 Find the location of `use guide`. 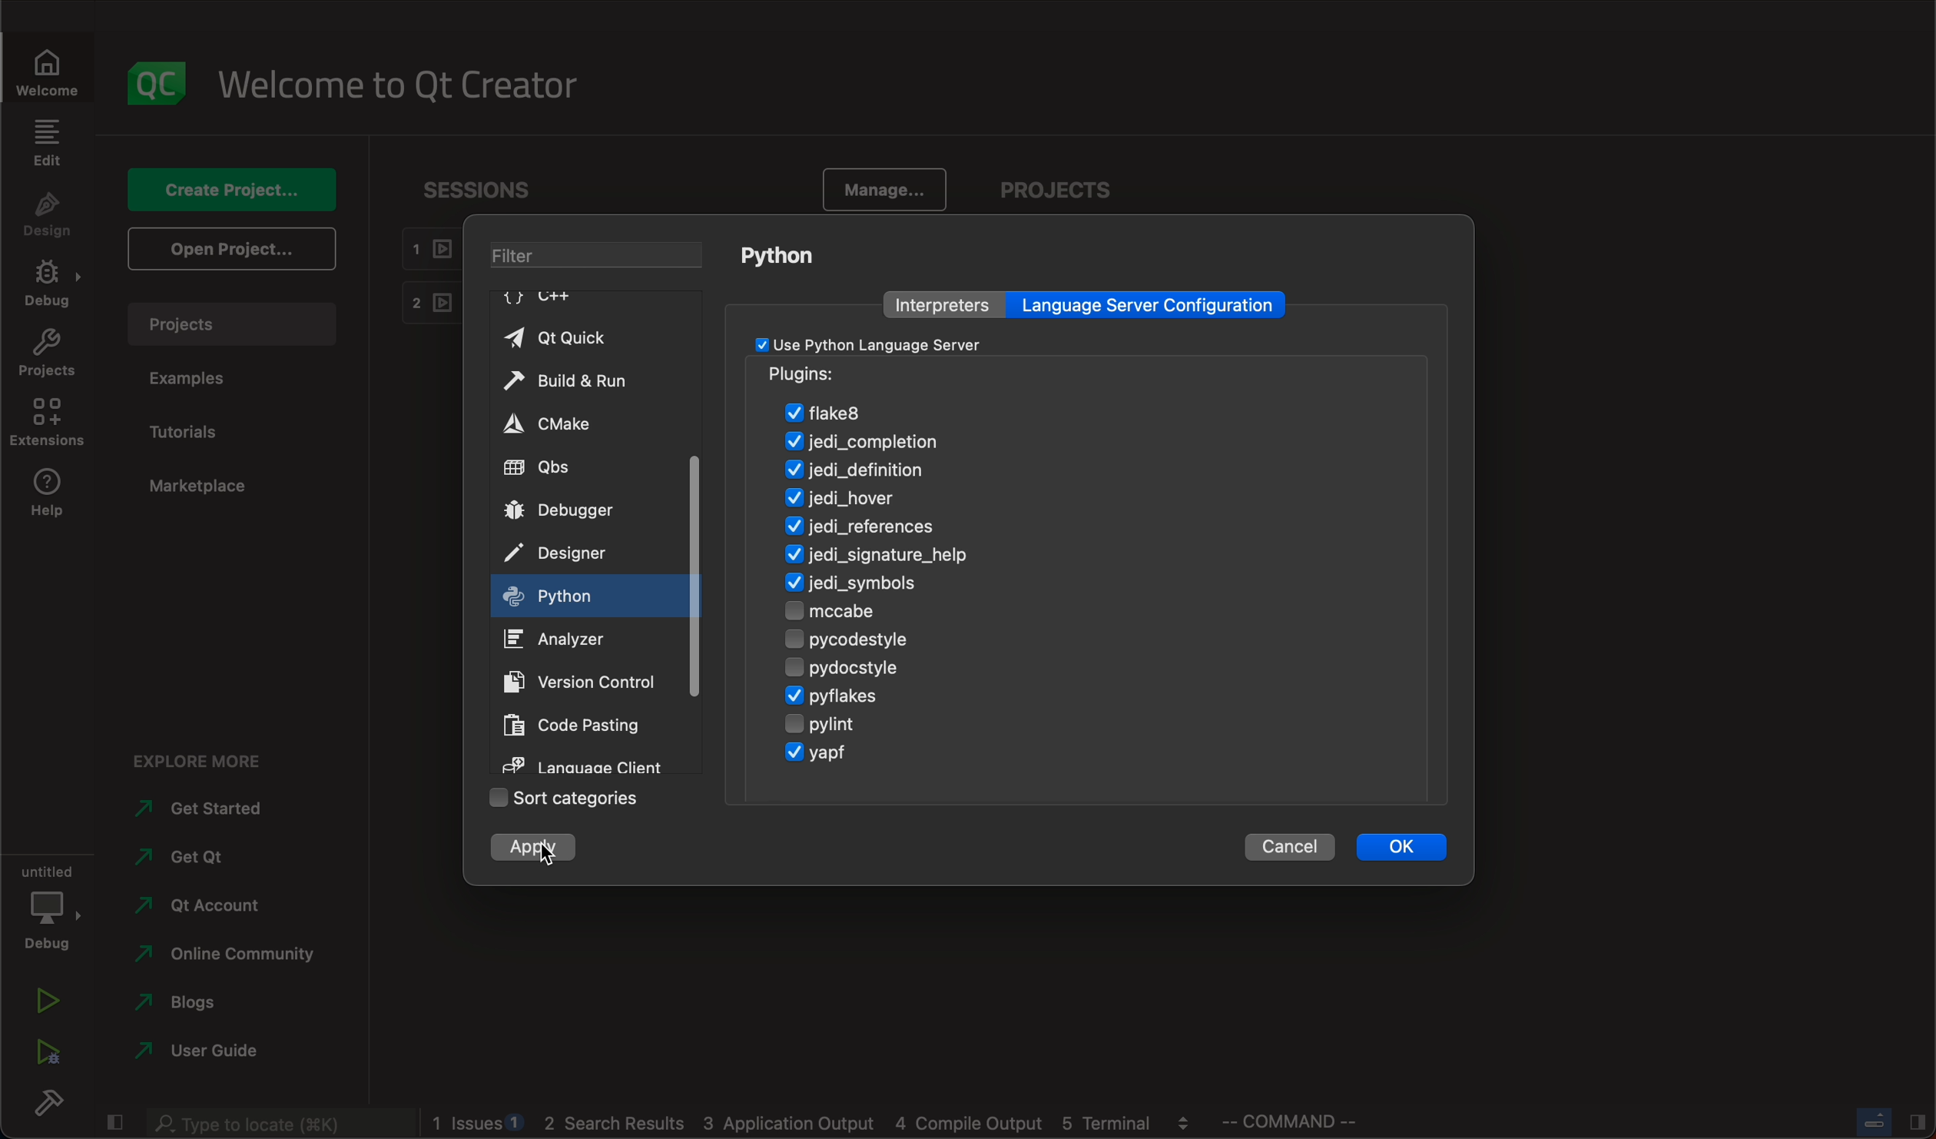

use guide is located at coordinates (201, 1052).